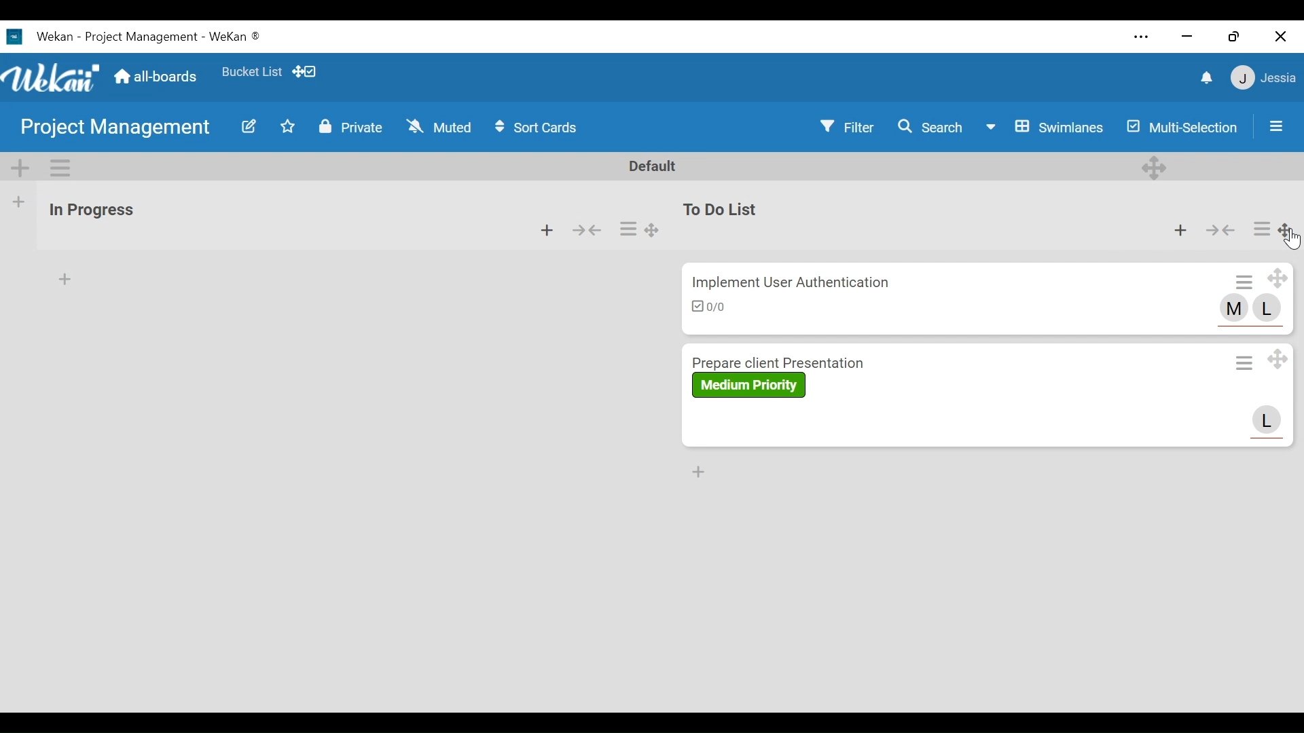  Describe the element at coordinates (251, 72) in the screenshot. I see `Favorite` at that location.